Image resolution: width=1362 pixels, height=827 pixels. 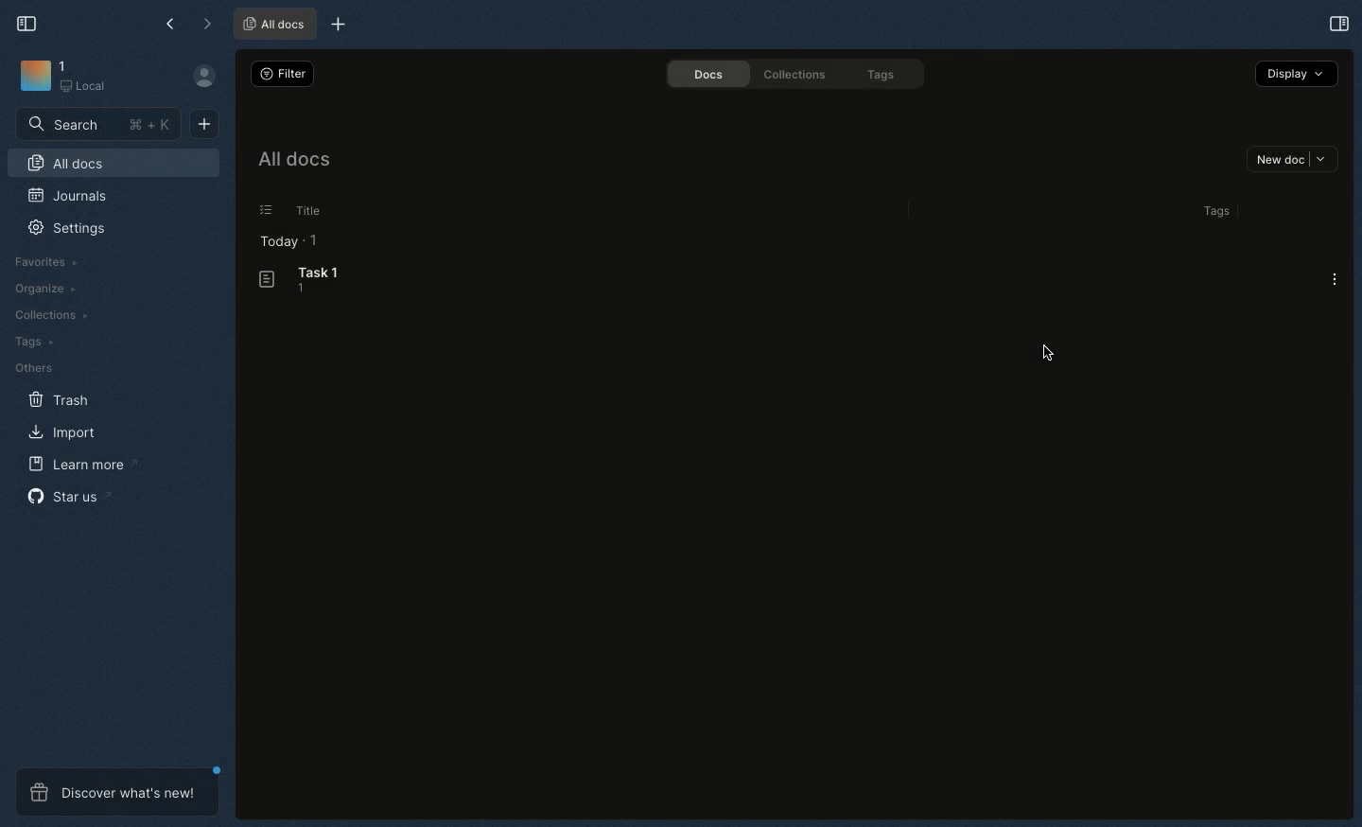 I want to click on Organize, so click(x=46, y=290).